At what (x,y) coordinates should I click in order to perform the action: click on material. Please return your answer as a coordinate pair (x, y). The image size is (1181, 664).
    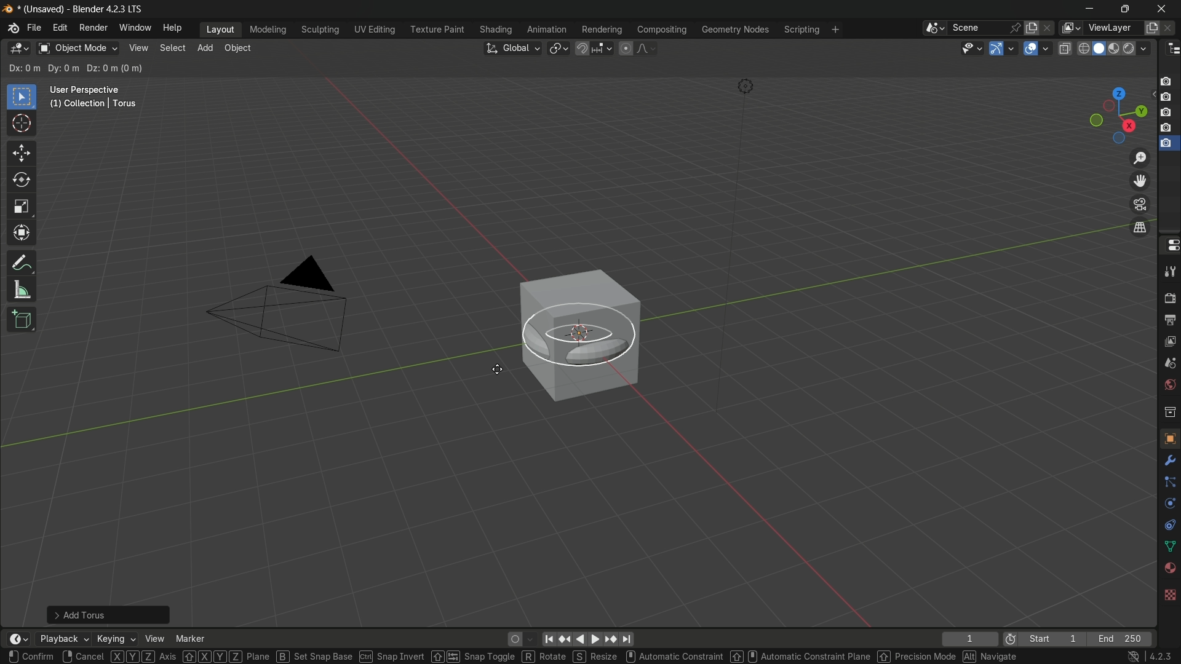
    Looking at the image, I should click on (1169, 567).